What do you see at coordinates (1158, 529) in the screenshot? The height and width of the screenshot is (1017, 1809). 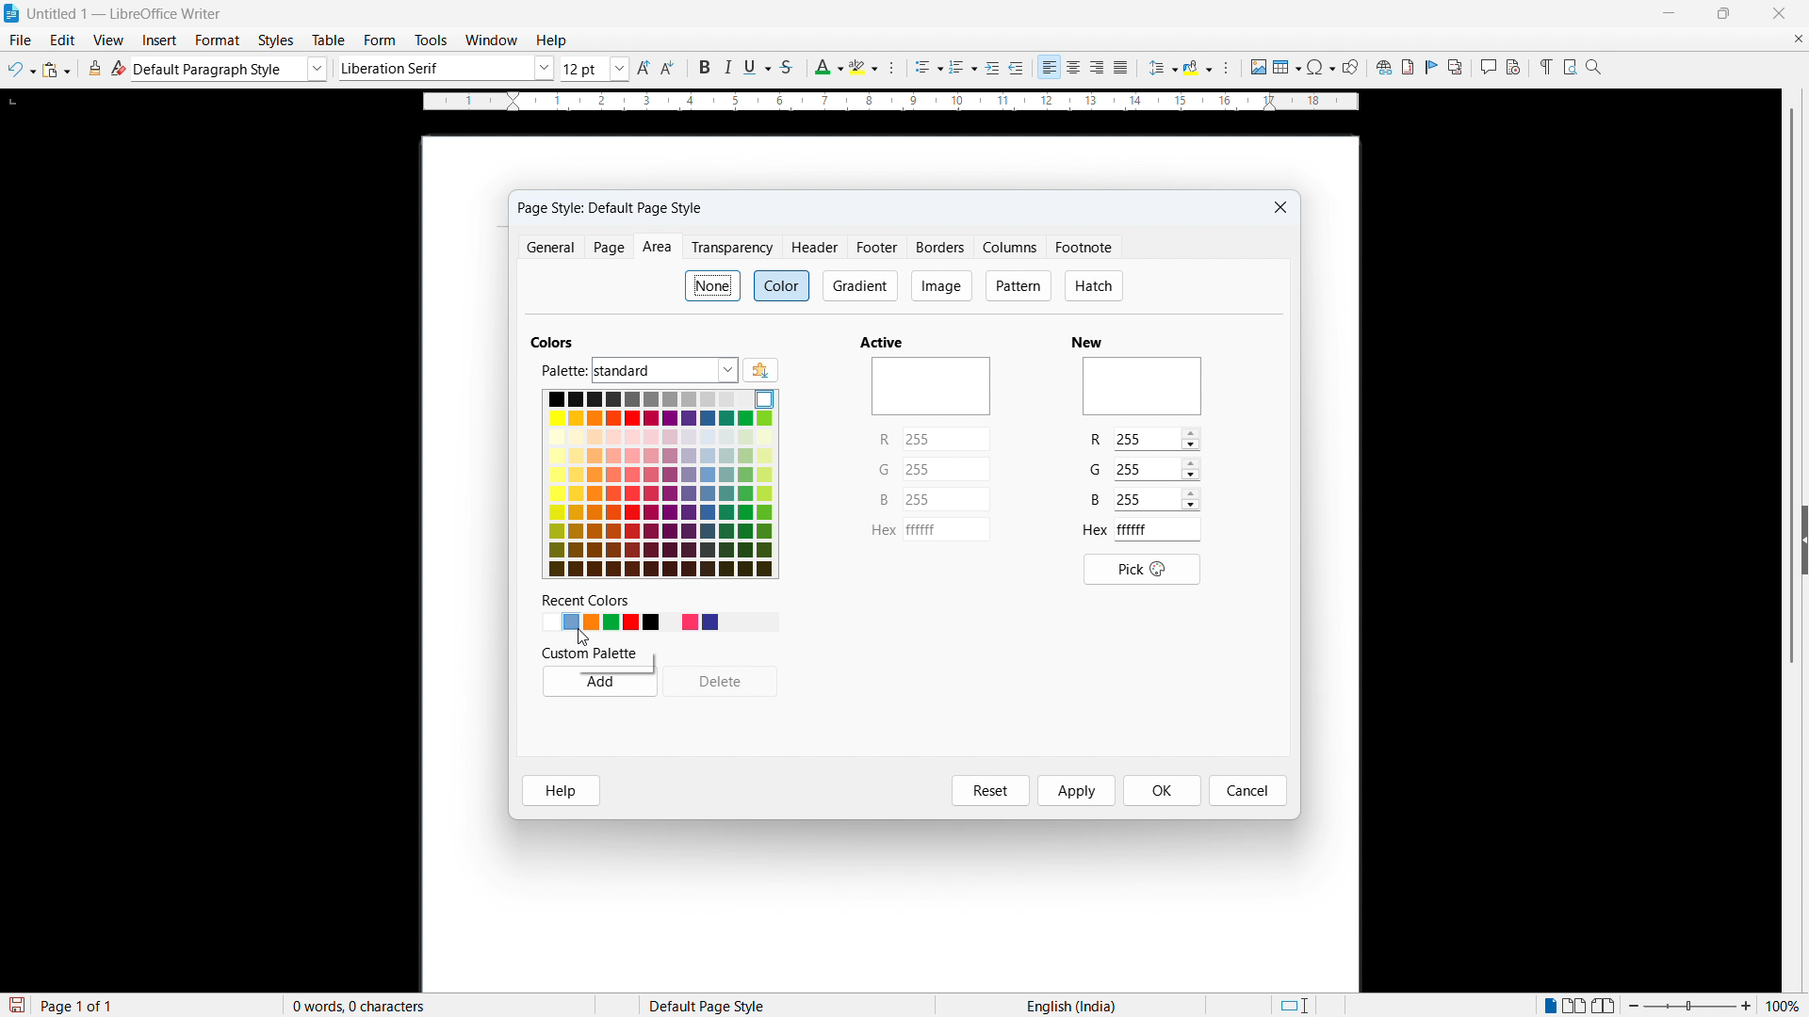 I see `hex value of the colour ` at bounding box center [1158, 529].